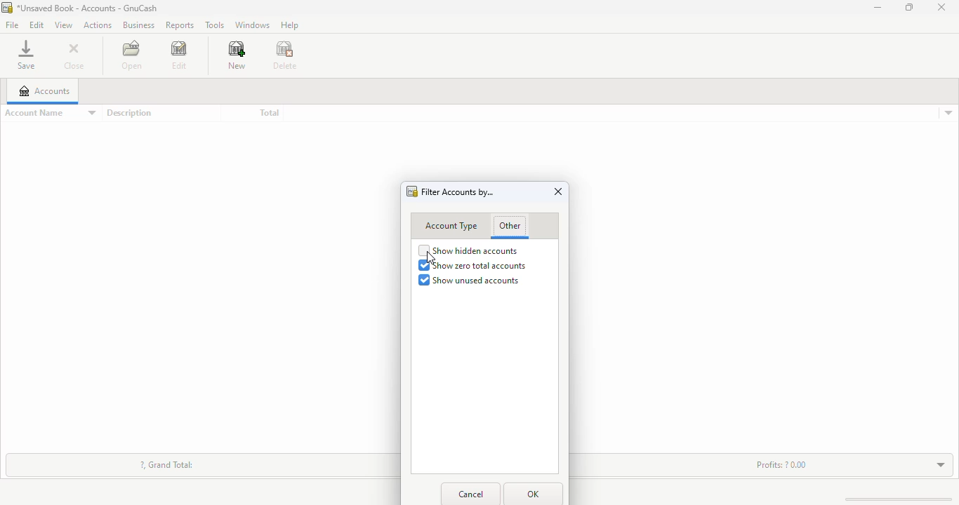  What do you see at coordinates (26, 55) in the screenshot?
I see `save` at bounding box center [26, 55].